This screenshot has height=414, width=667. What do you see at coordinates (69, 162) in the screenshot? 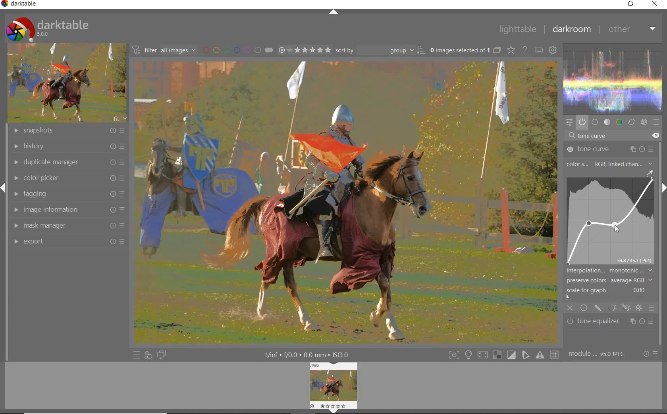
I see `duplicate manager` at bounding box center [69, 162].